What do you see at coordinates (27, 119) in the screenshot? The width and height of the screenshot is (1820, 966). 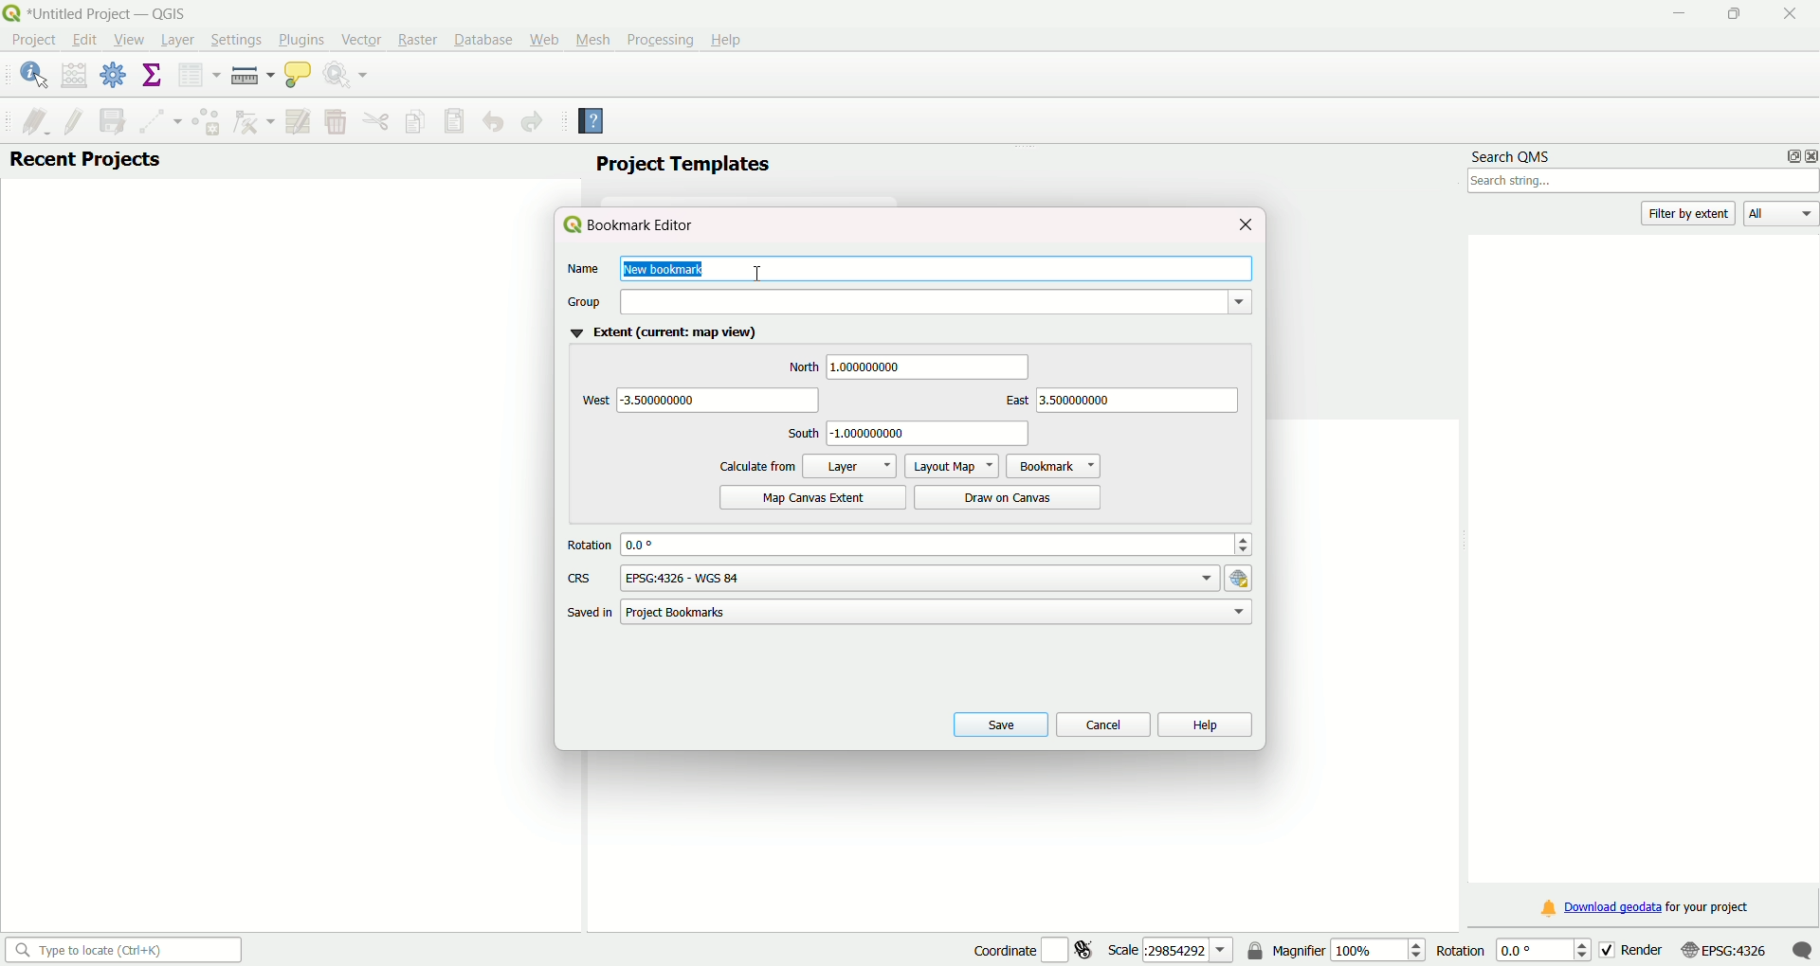 I see `current edit` at bounding box center [27, 119].